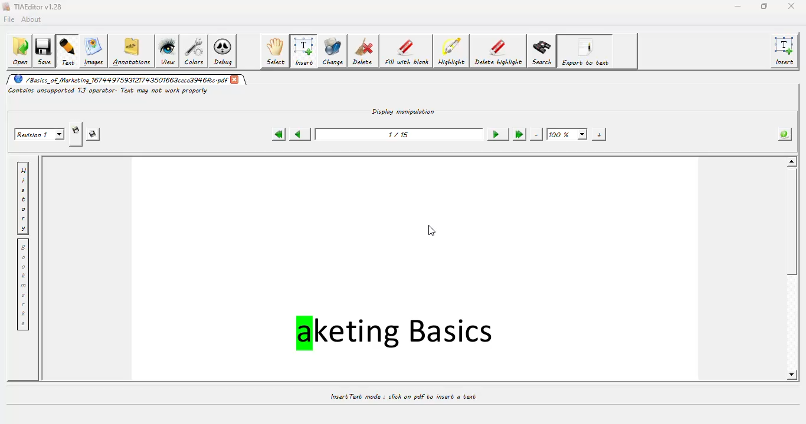 The height and width of the screenshot is (424, 806). Describe the element at coordinates (25, 197) in the screenshot. I see `history` at that location.